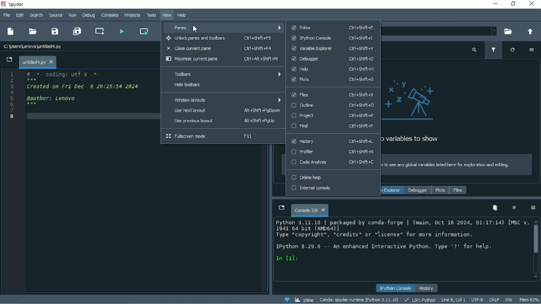 The height and width of the screenshot is (304, 541). Describe the element at coordinates (514, 207) in the screenshot. I see `Interrupt kernel` at that location.